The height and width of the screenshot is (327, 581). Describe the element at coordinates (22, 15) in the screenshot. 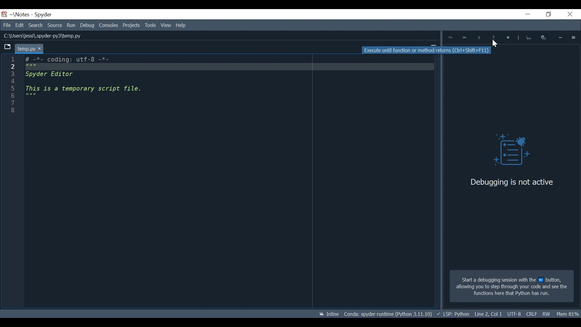

I see `Projects Name` at that location.